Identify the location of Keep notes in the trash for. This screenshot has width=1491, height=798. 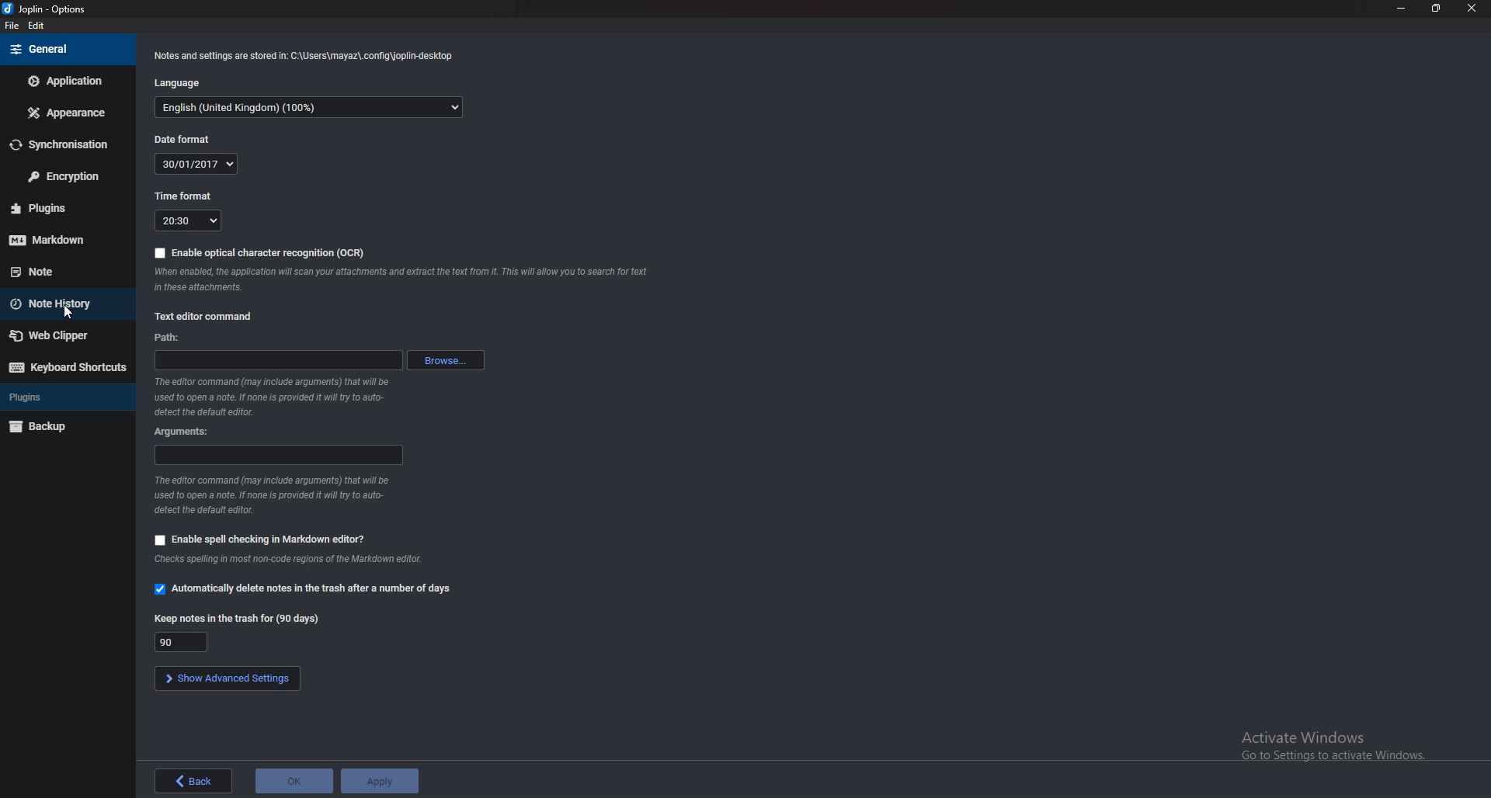
(239, 618).